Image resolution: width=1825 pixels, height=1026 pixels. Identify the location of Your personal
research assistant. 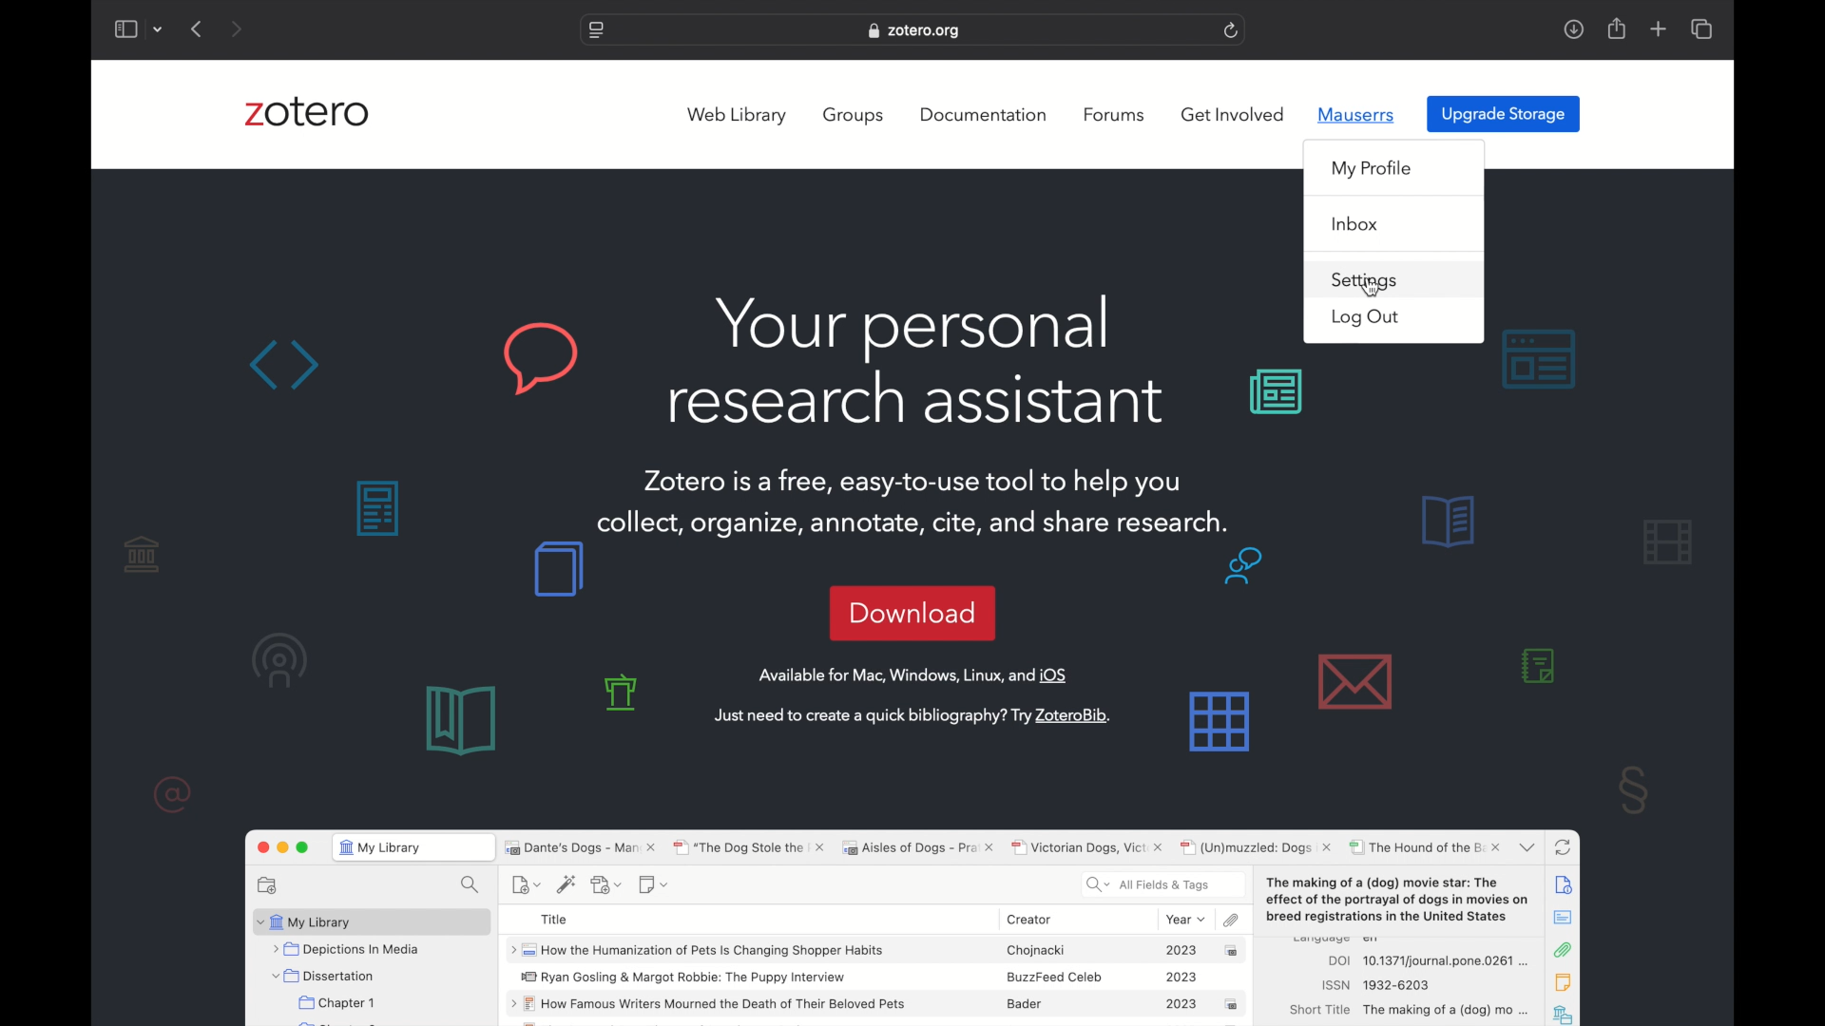
(916, 363).